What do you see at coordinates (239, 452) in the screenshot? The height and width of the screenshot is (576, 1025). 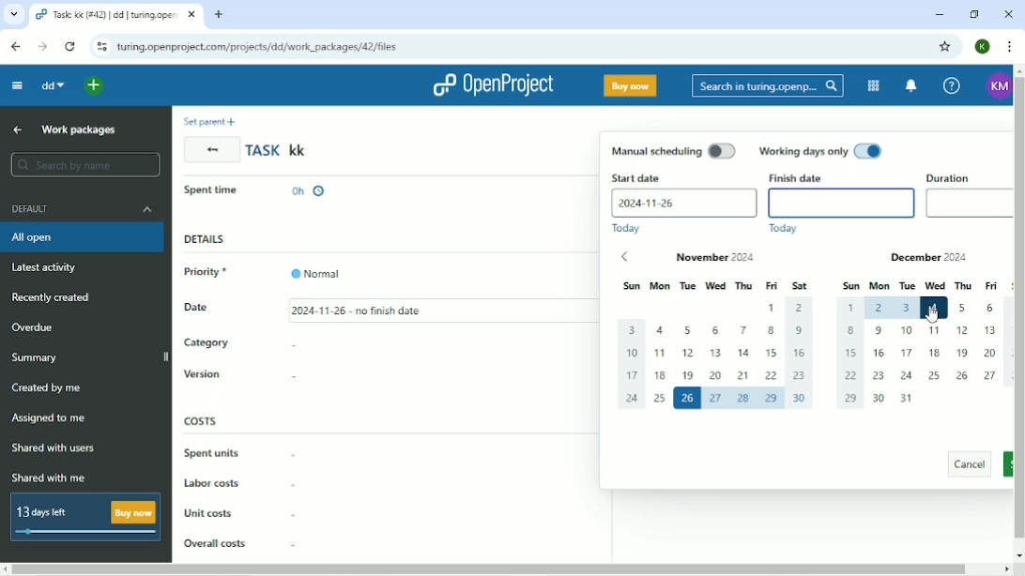 I see `Spent units` at bounding box center [239, 452].